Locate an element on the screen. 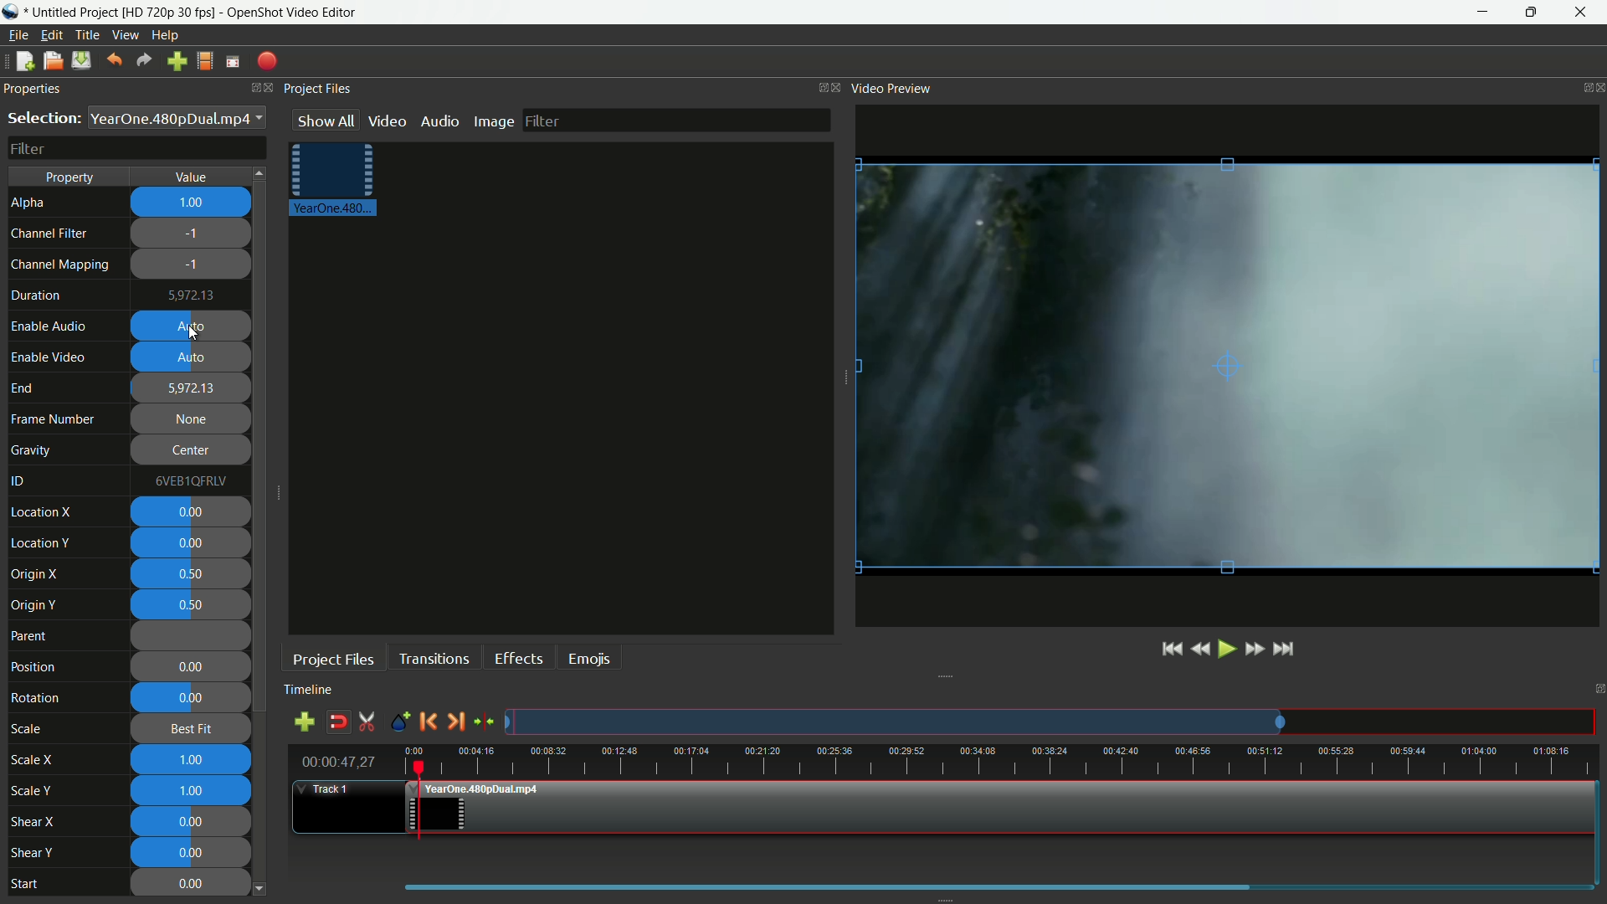 The height and width of the screenshot is (904, 1607). previous marker is located at coordinates (429, 718).